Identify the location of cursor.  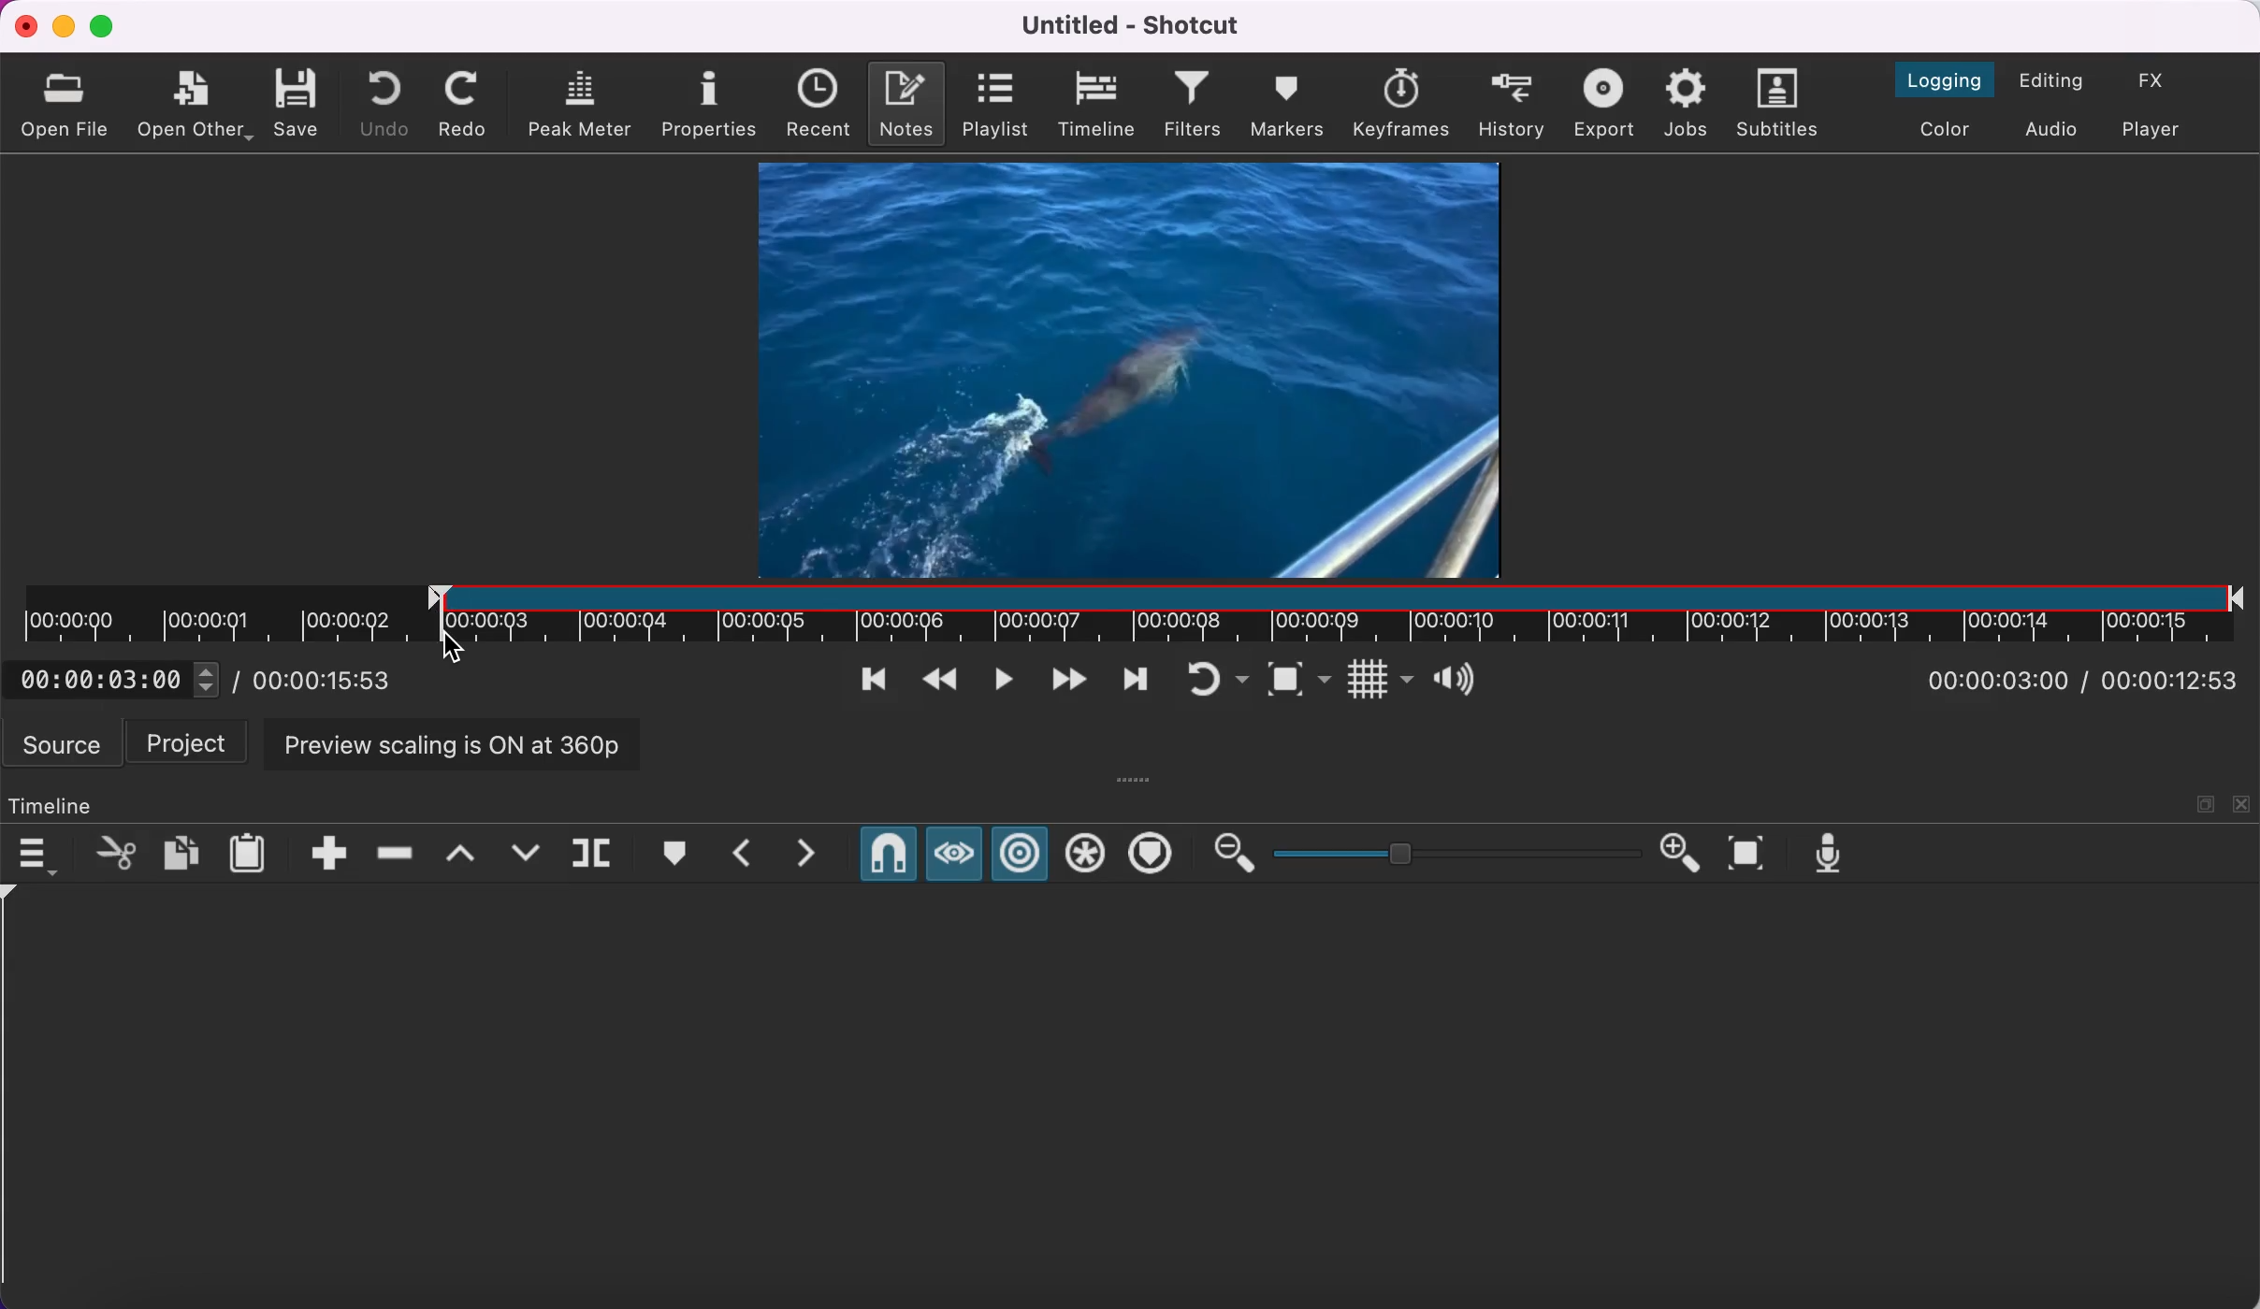
(469, 652).